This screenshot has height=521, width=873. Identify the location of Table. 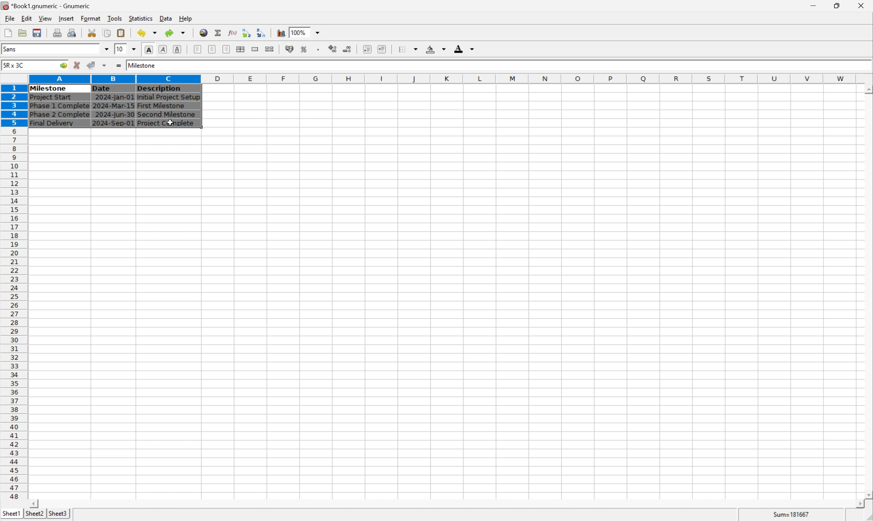
(117, 106).